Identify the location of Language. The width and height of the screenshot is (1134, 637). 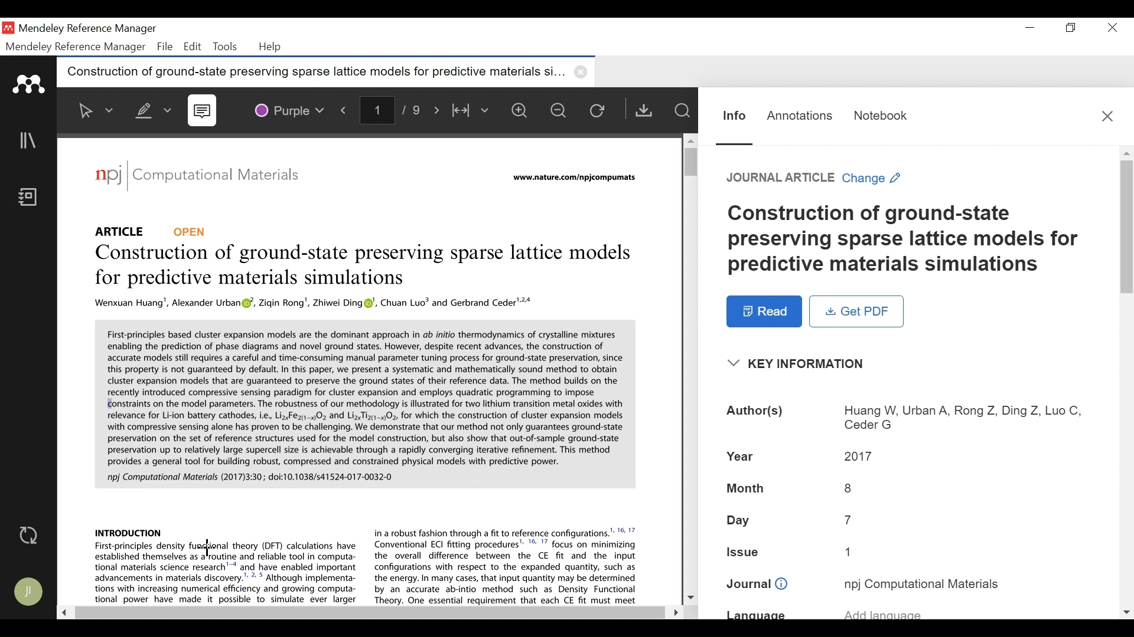
(907, 613).